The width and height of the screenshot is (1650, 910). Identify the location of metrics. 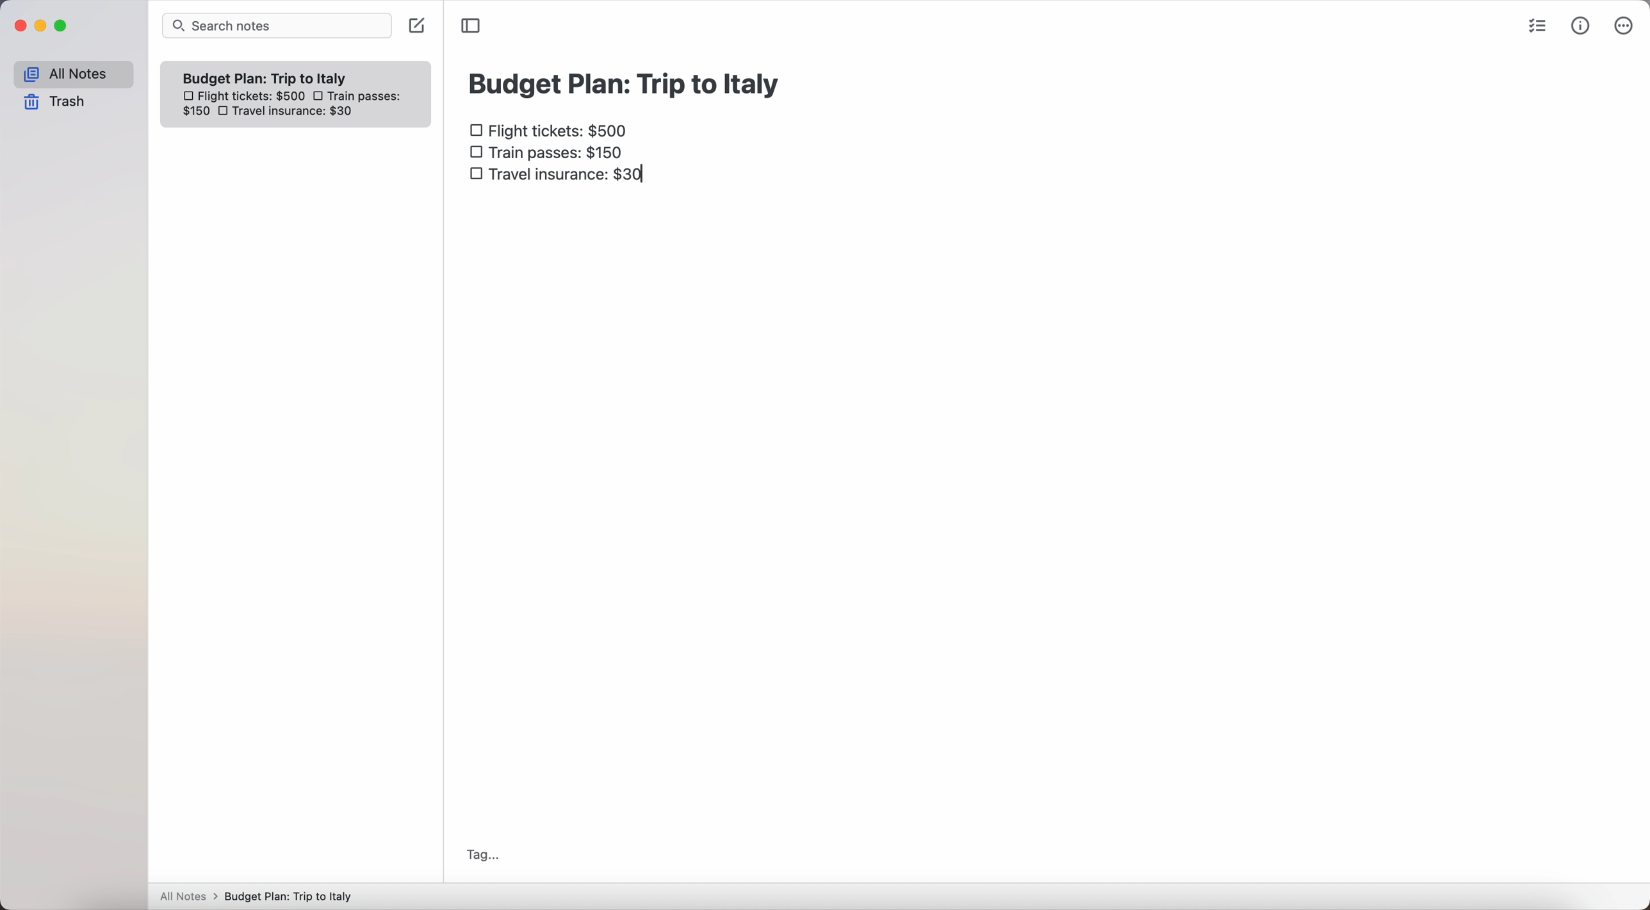
(1581, 28).